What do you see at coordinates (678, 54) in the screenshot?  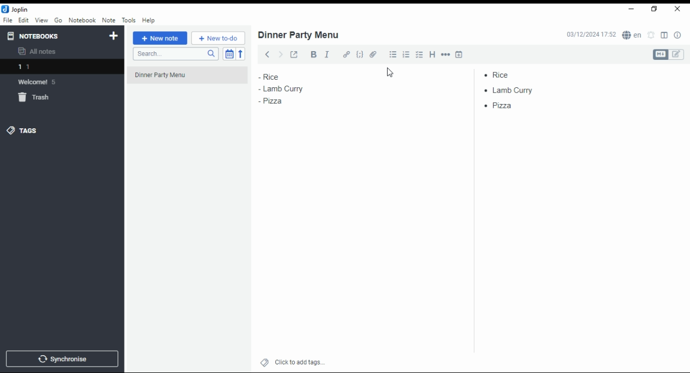 I see `edit` at bounding box center [678, 54].